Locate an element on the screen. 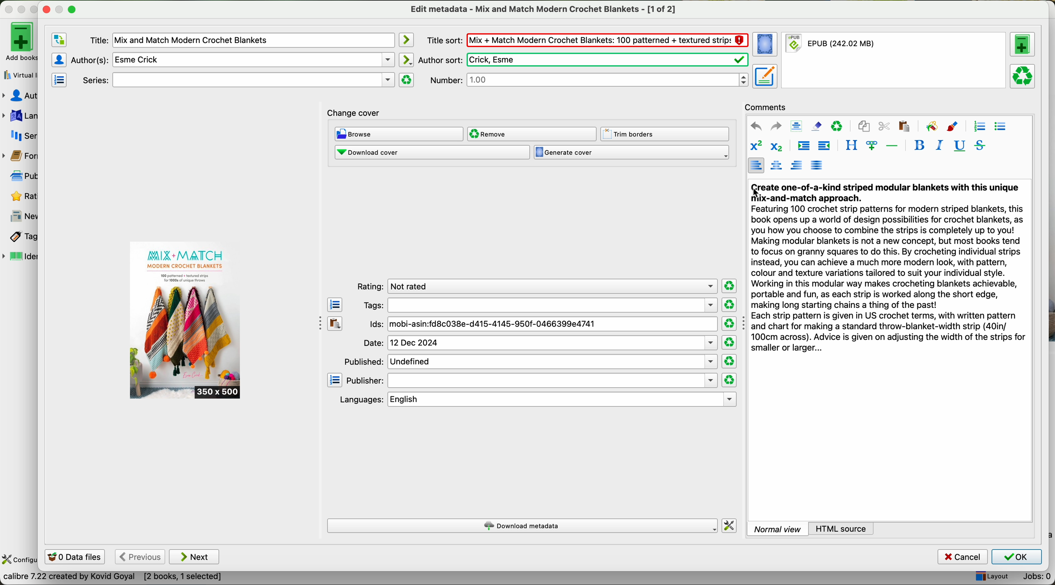 The image size is (1055, 585). languages is located at coordinates (20, 116).